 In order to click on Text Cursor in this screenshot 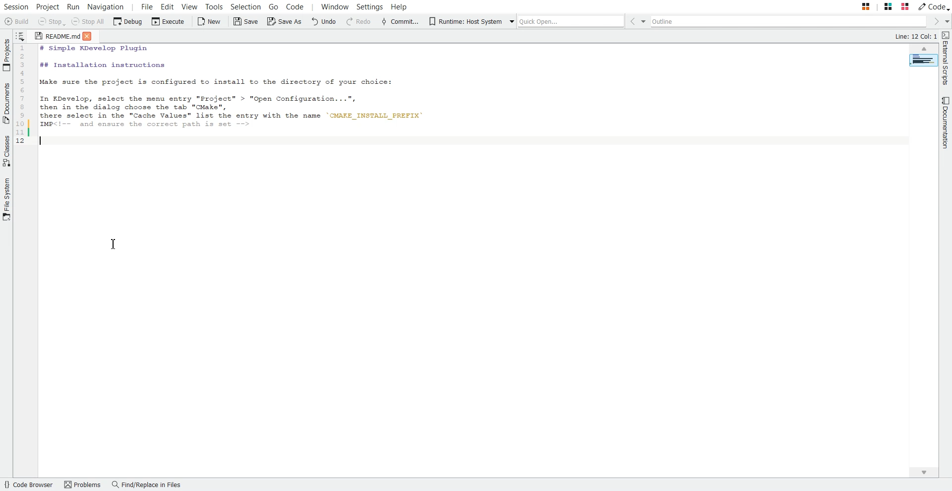, I will do `click(115, 245)`.